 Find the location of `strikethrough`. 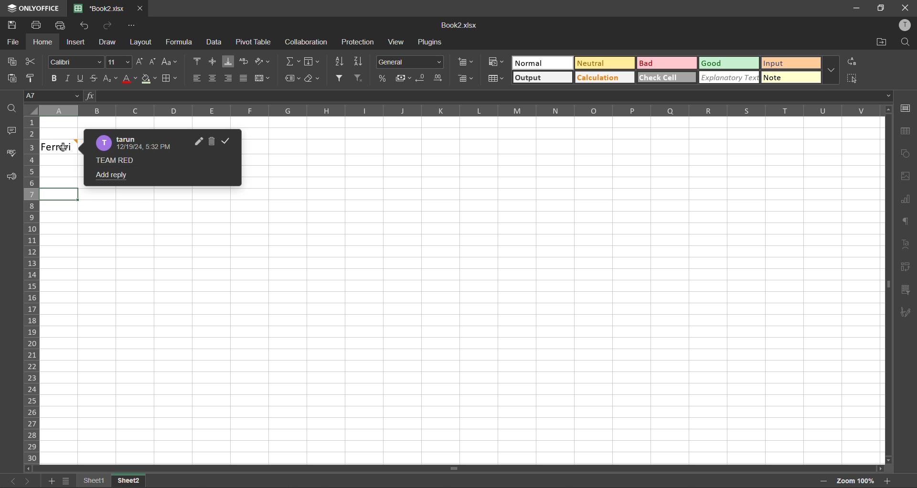

strikethrough is located at coordinates (94, 78).